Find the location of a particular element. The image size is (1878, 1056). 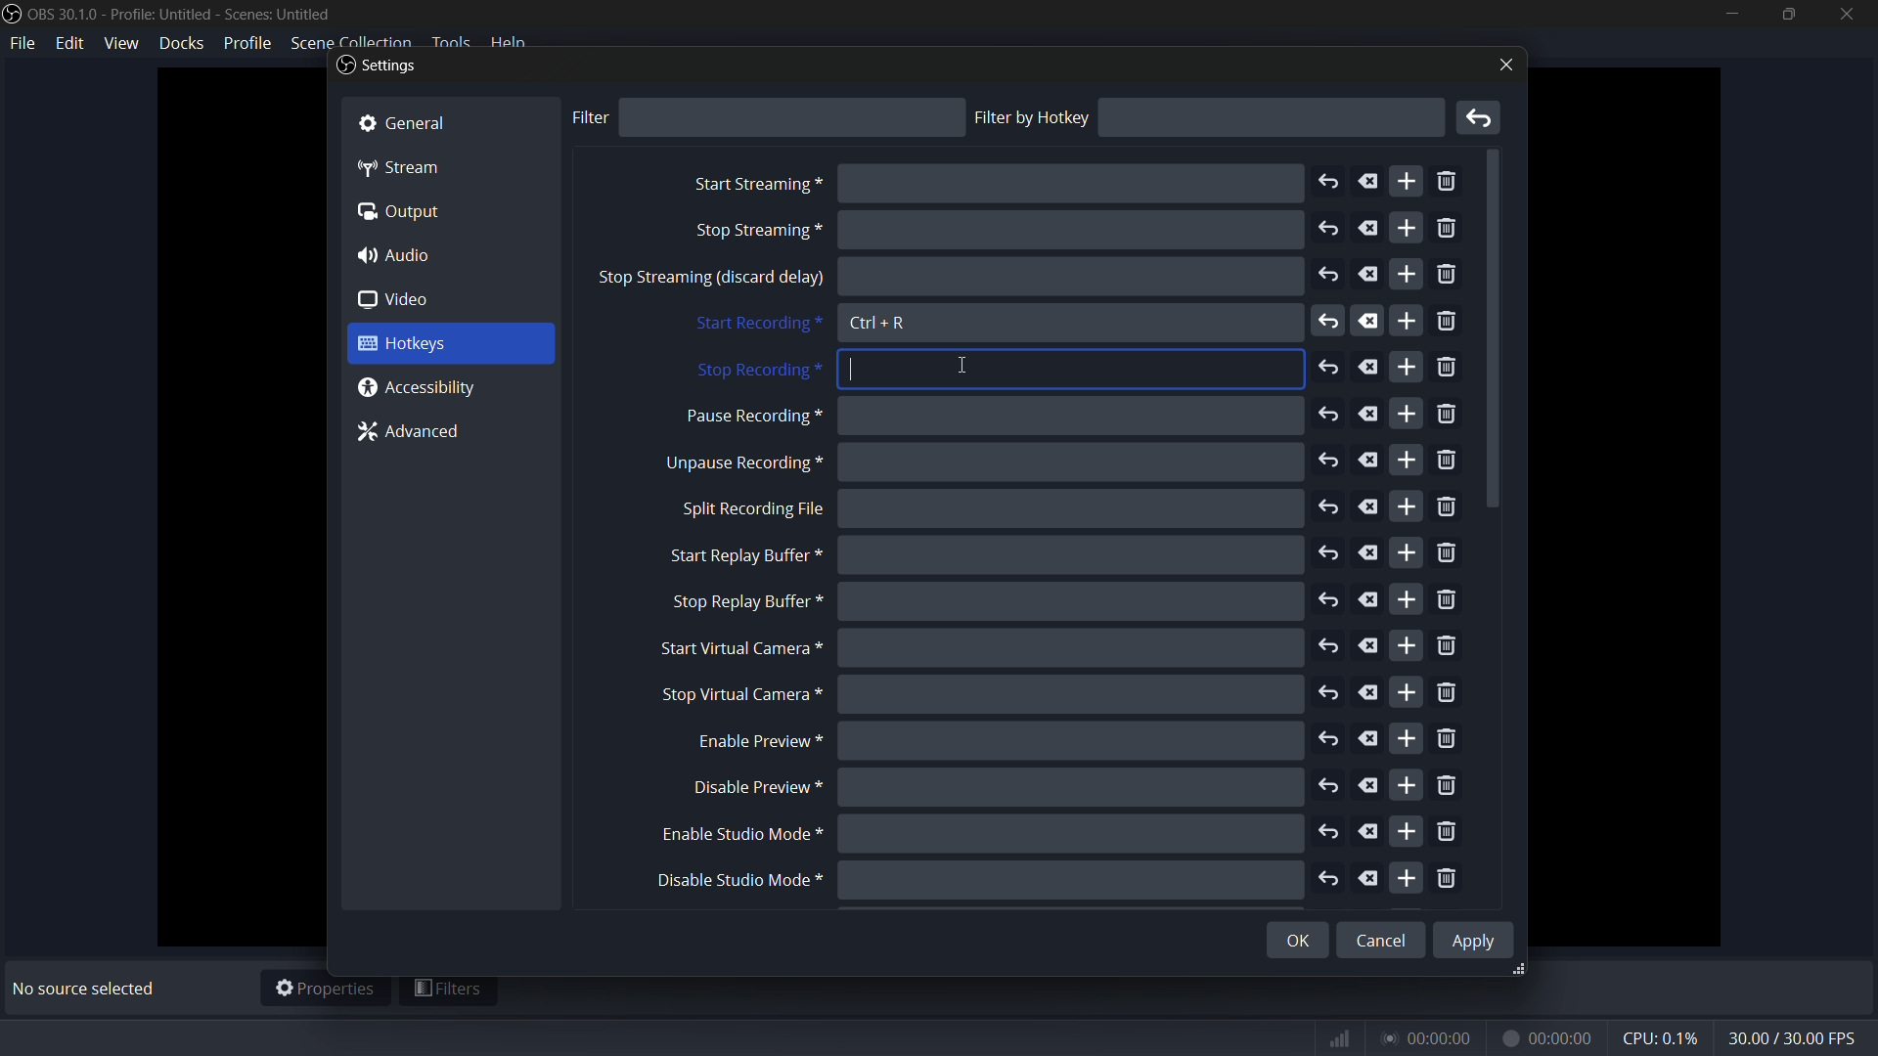

4) Audio is located at coordinates (406, 255).